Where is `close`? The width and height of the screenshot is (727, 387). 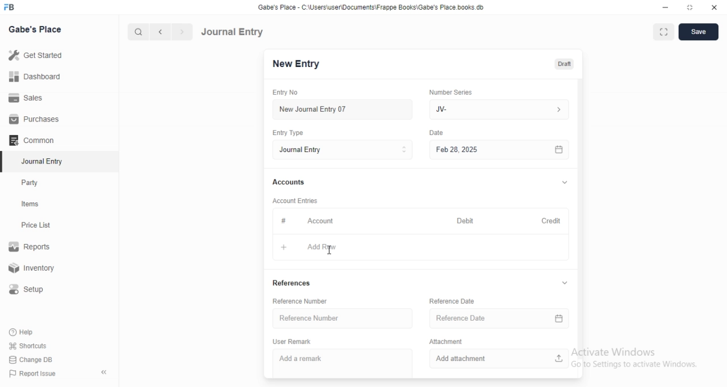
close is located at coordinates (715, 7).